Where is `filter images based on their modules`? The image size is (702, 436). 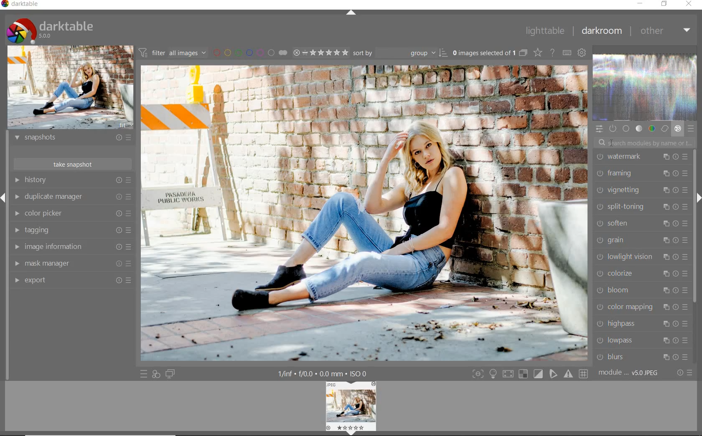 filter images based on their modules is located at coordinates (174, 53).